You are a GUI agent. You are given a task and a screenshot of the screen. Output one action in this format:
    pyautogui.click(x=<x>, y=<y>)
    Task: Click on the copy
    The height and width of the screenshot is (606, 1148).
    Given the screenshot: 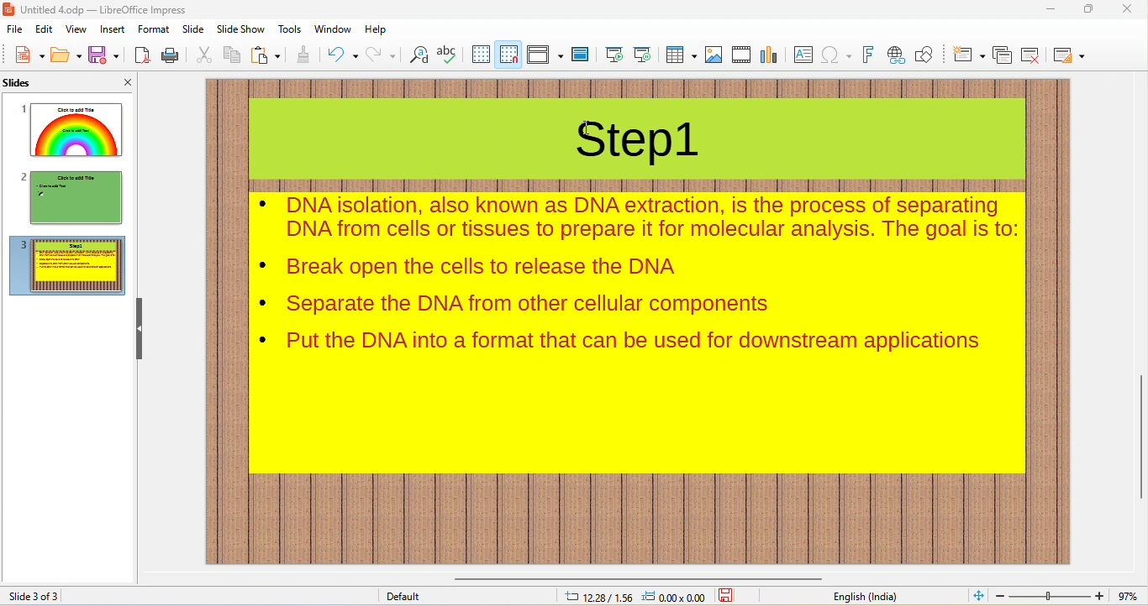 What is the action you would take?
    pyautogui.click(x=230, y=55)
    